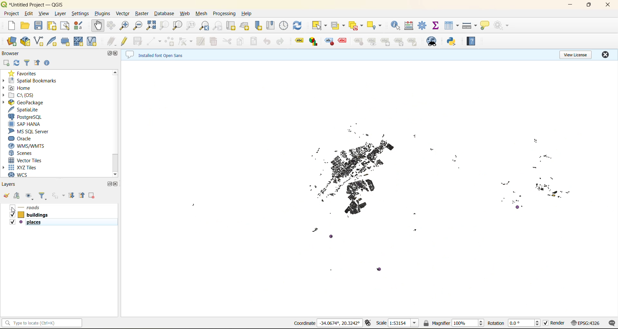 Image resolution: width=618 pixels, height=329 pixels. What do you see at coordinates (245, 25) in the screenshot?
I see `new 3d map` at bounding box center [245, 25].